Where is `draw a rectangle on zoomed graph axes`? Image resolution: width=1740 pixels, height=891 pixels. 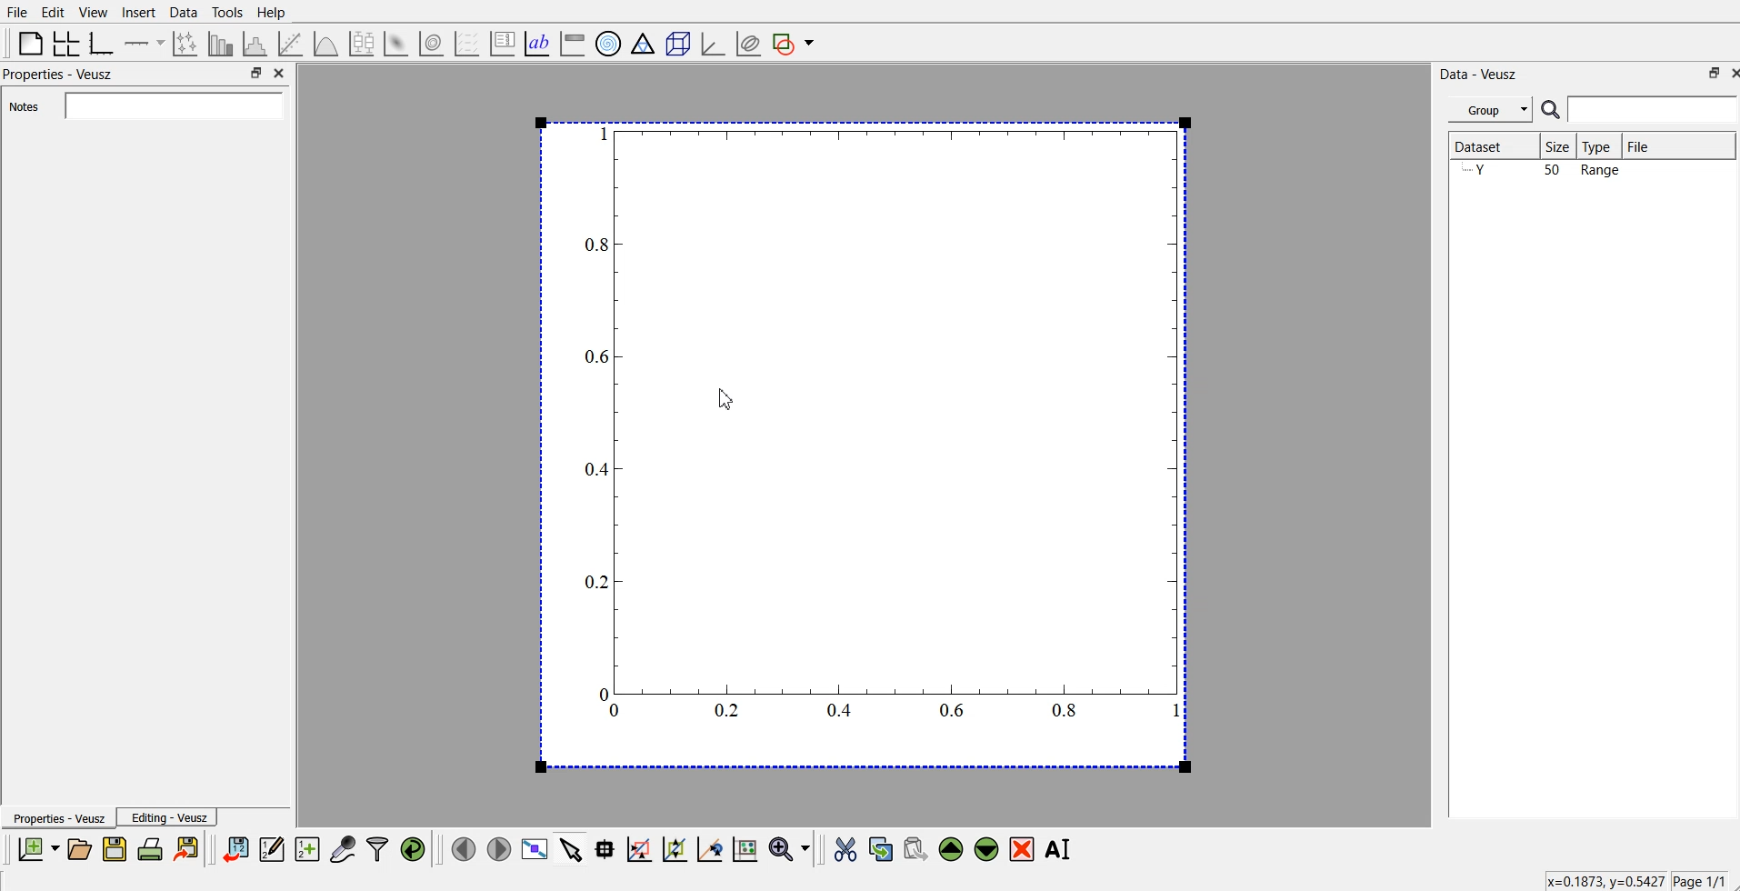
draw a rectangle on zoomed graph axes is located at coordinates (640, 851).